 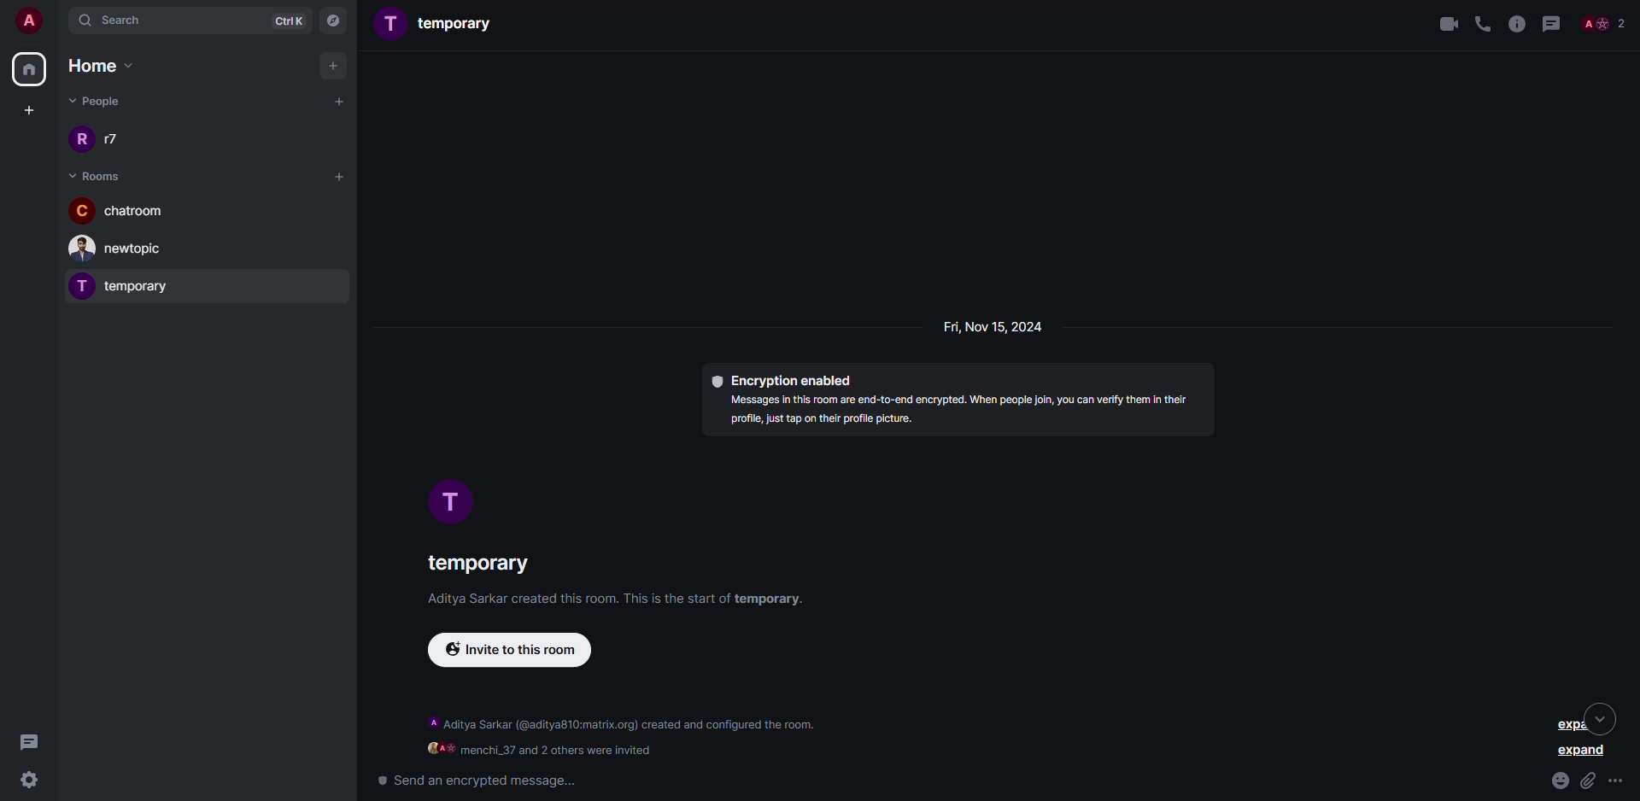 I want to click on add, so click(x=335, y=65).